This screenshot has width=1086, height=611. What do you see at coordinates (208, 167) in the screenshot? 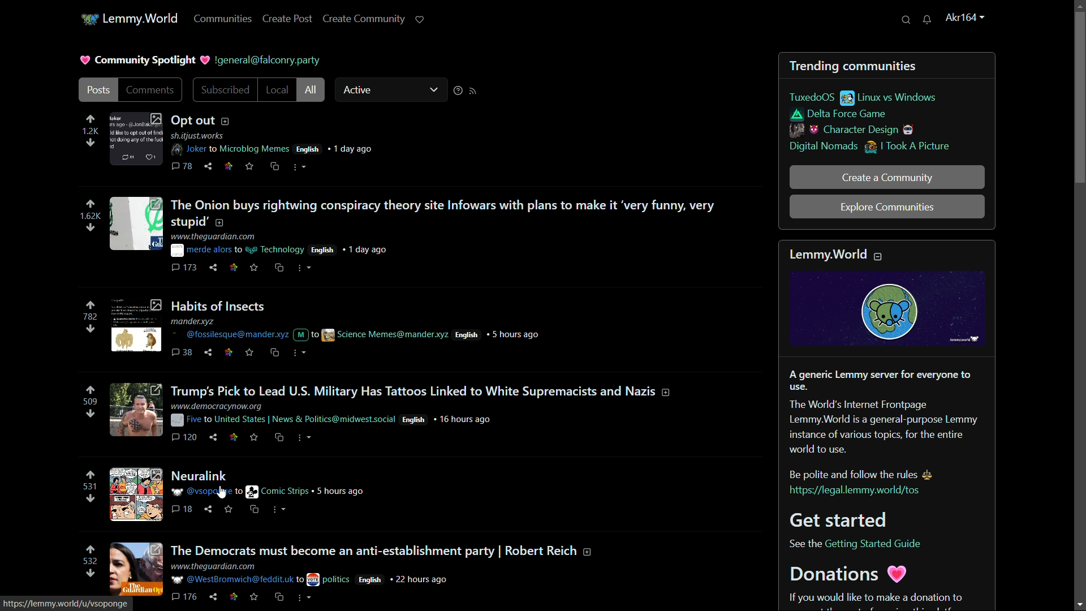
I see `share` at bounding box center [208, 167].